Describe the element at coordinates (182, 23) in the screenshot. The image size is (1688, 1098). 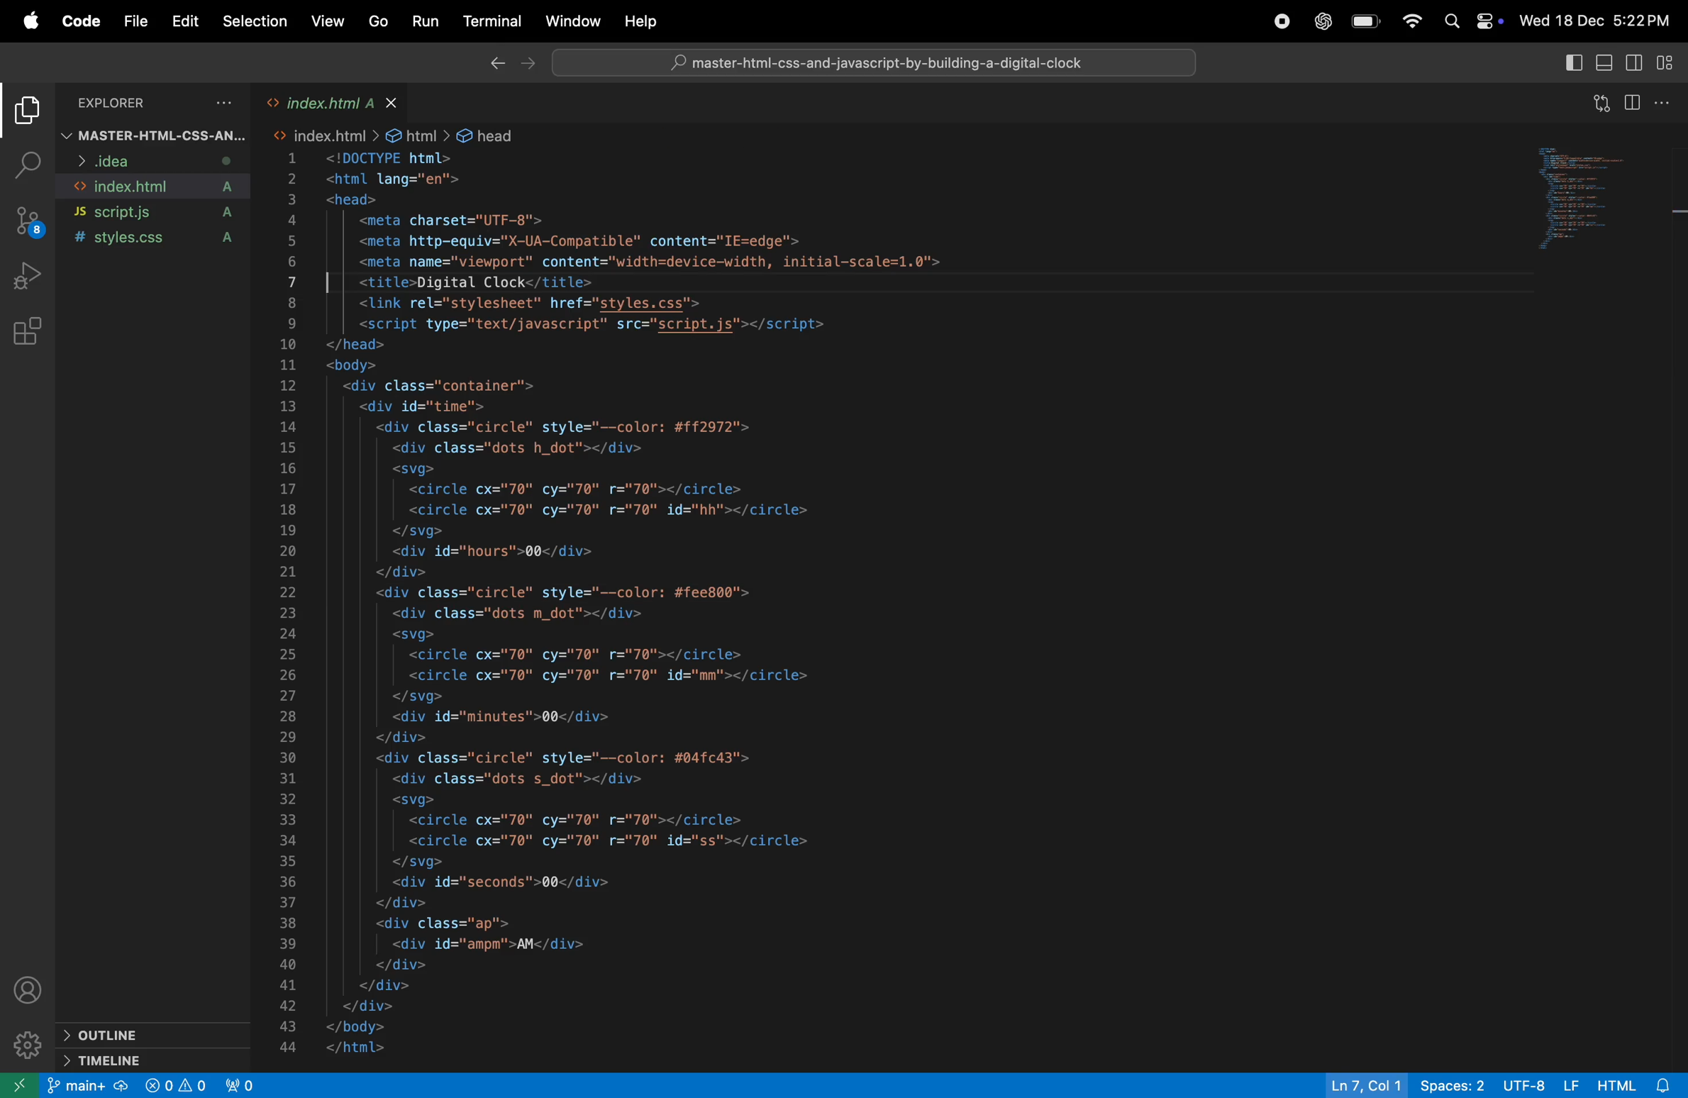
I see `edit` at that location.